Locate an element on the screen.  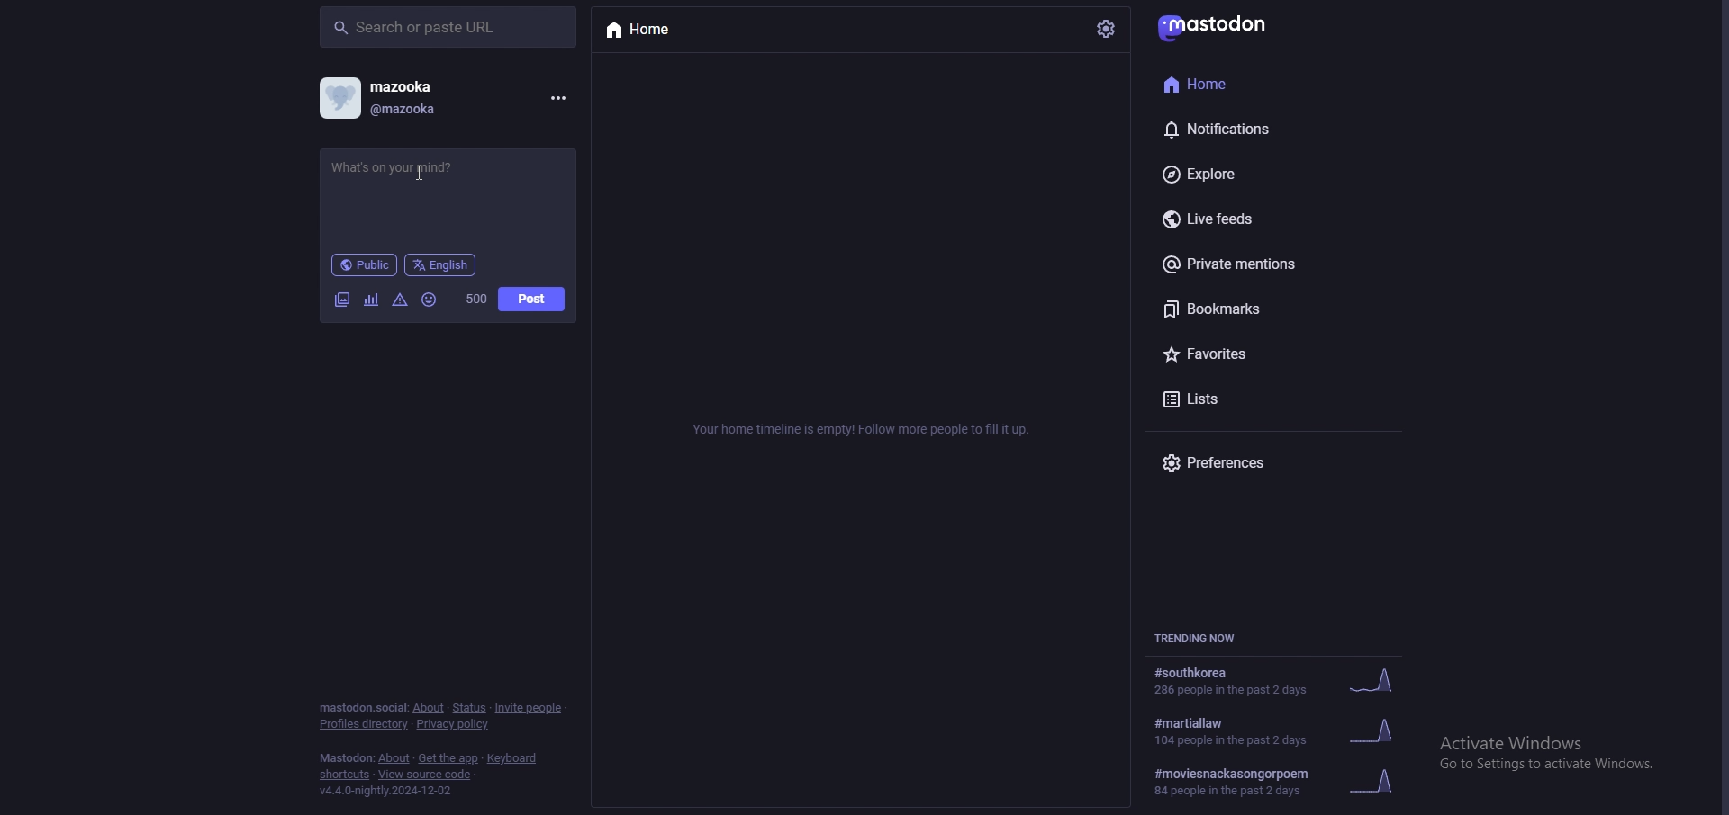
trending is located at coordinates (1279, 732).